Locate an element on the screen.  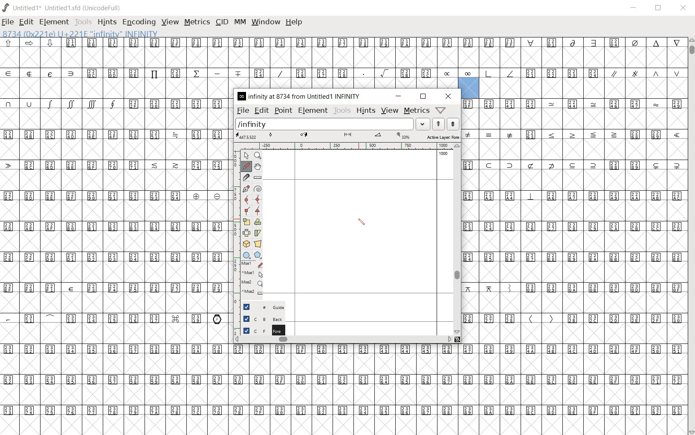
special symbols is located at coordinates (41, 73).